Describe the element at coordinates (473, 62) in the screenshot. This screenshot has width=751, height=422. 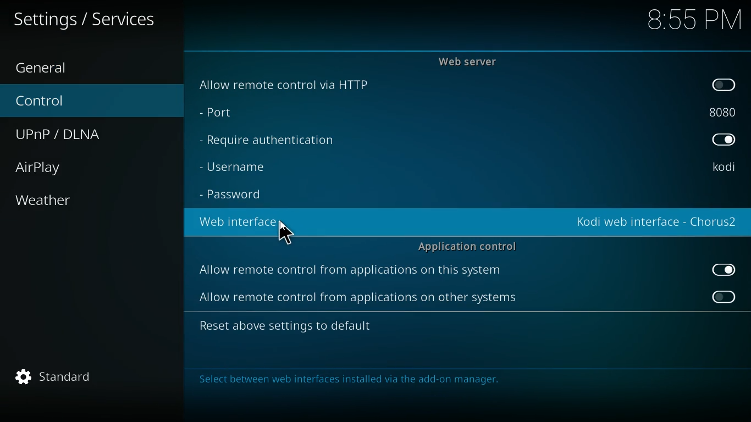
I see `web server` at that location.